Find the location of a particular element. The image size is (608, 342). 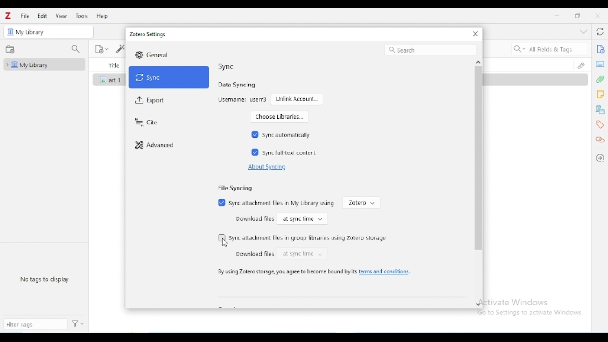

maximize is located at coordinates (577, 15).